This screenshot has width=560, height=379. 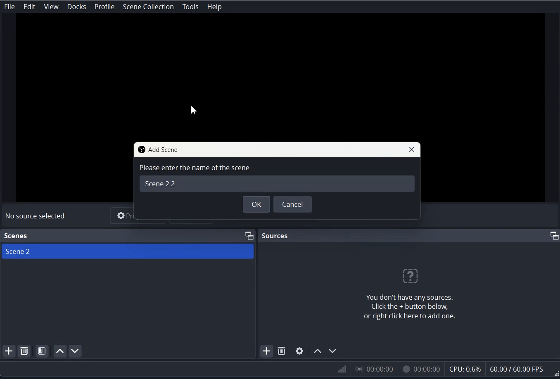 I want to click on Add Source, so click(x=267, y=351).